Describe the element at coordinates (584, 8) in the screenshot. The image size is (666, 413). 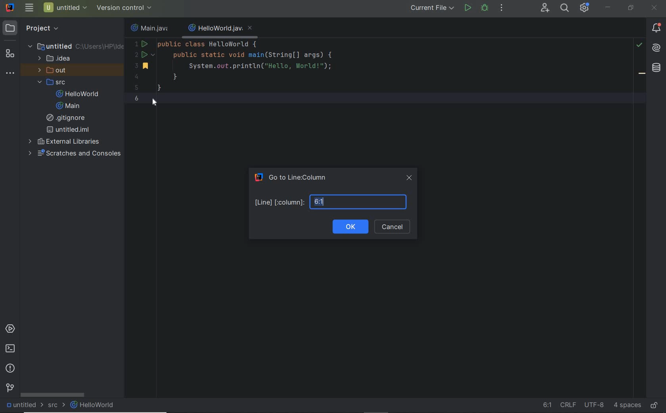
I see `IDE and Project Settings` at that location.